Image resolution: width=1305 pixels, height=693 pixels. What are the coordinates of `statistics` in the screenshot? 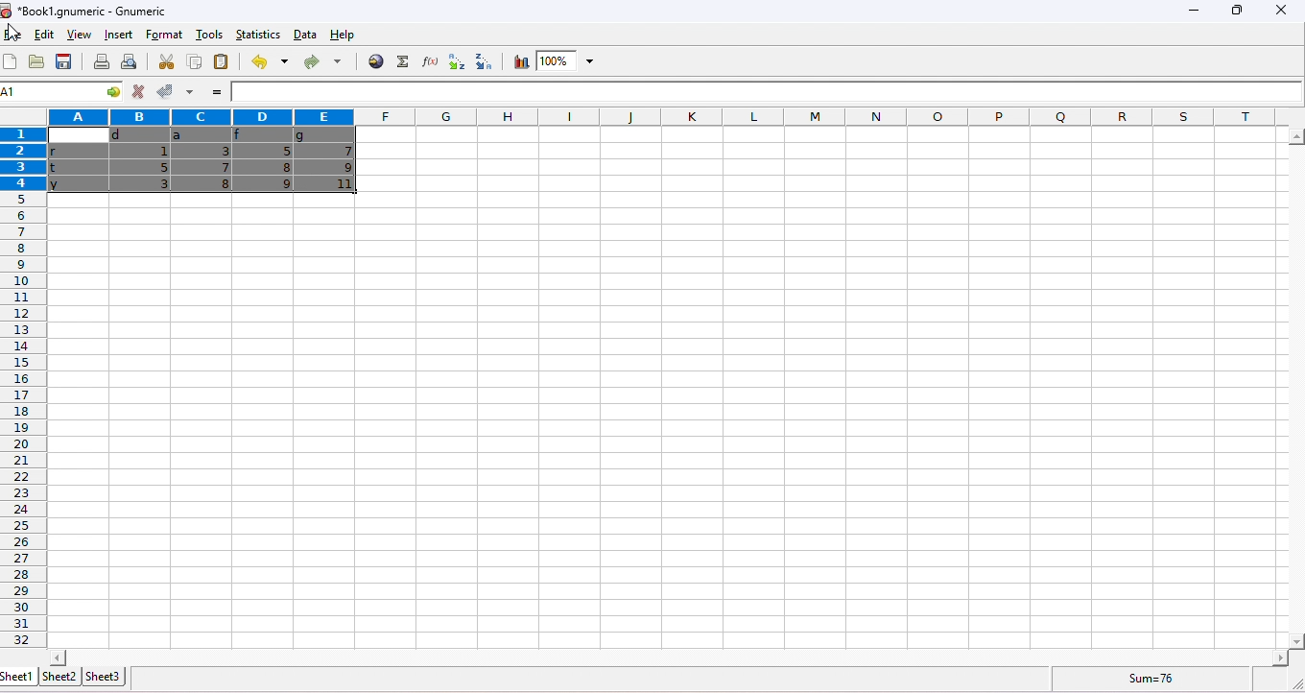 It's located at (256, 34).